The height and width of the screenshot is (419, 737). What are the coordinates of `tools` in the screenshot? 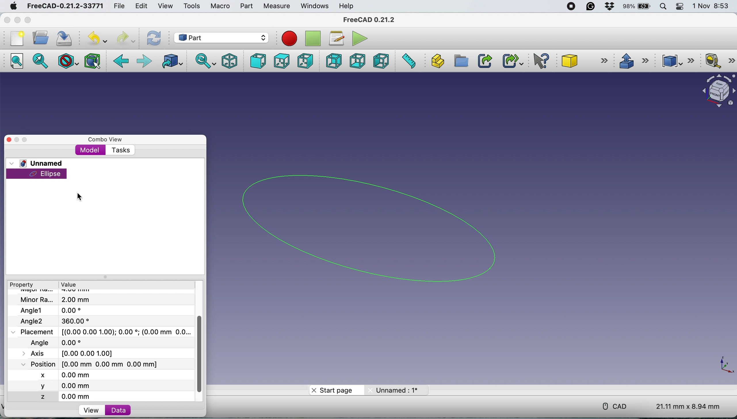 It's located at (192, 6).